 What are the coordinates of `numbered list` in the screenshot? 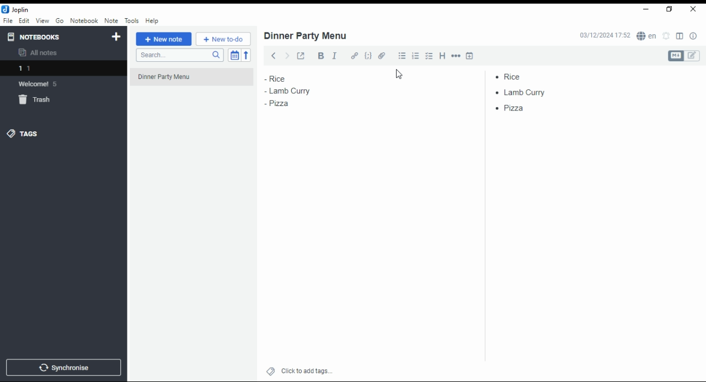 It's located at (417, 56).